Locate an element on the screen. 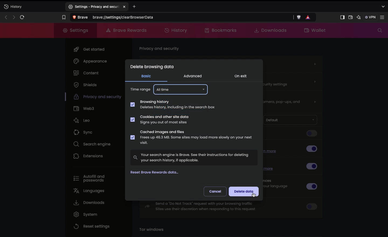  Delete browsing data is located at coordinates (152, 68).